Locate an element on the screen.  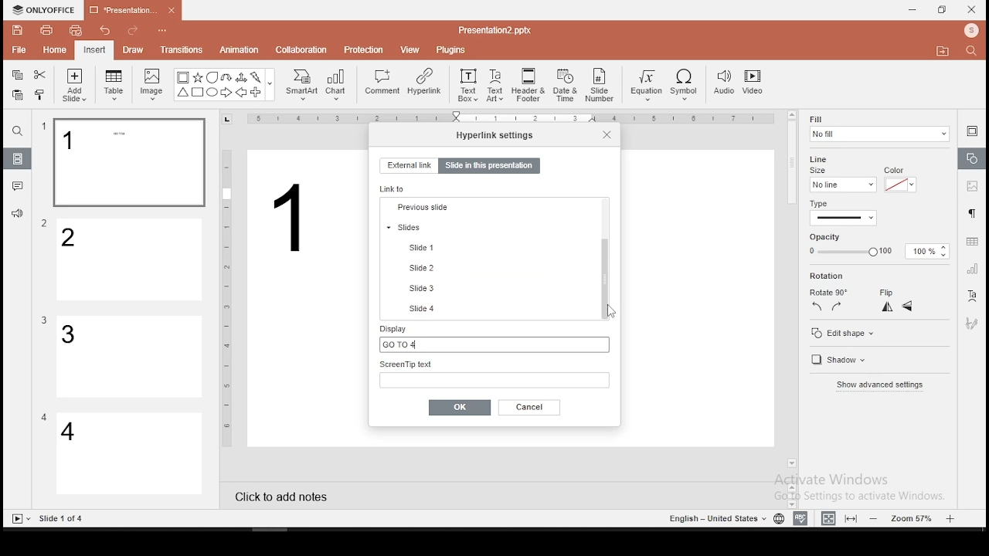
add slide is located at coordinates (74, 85).